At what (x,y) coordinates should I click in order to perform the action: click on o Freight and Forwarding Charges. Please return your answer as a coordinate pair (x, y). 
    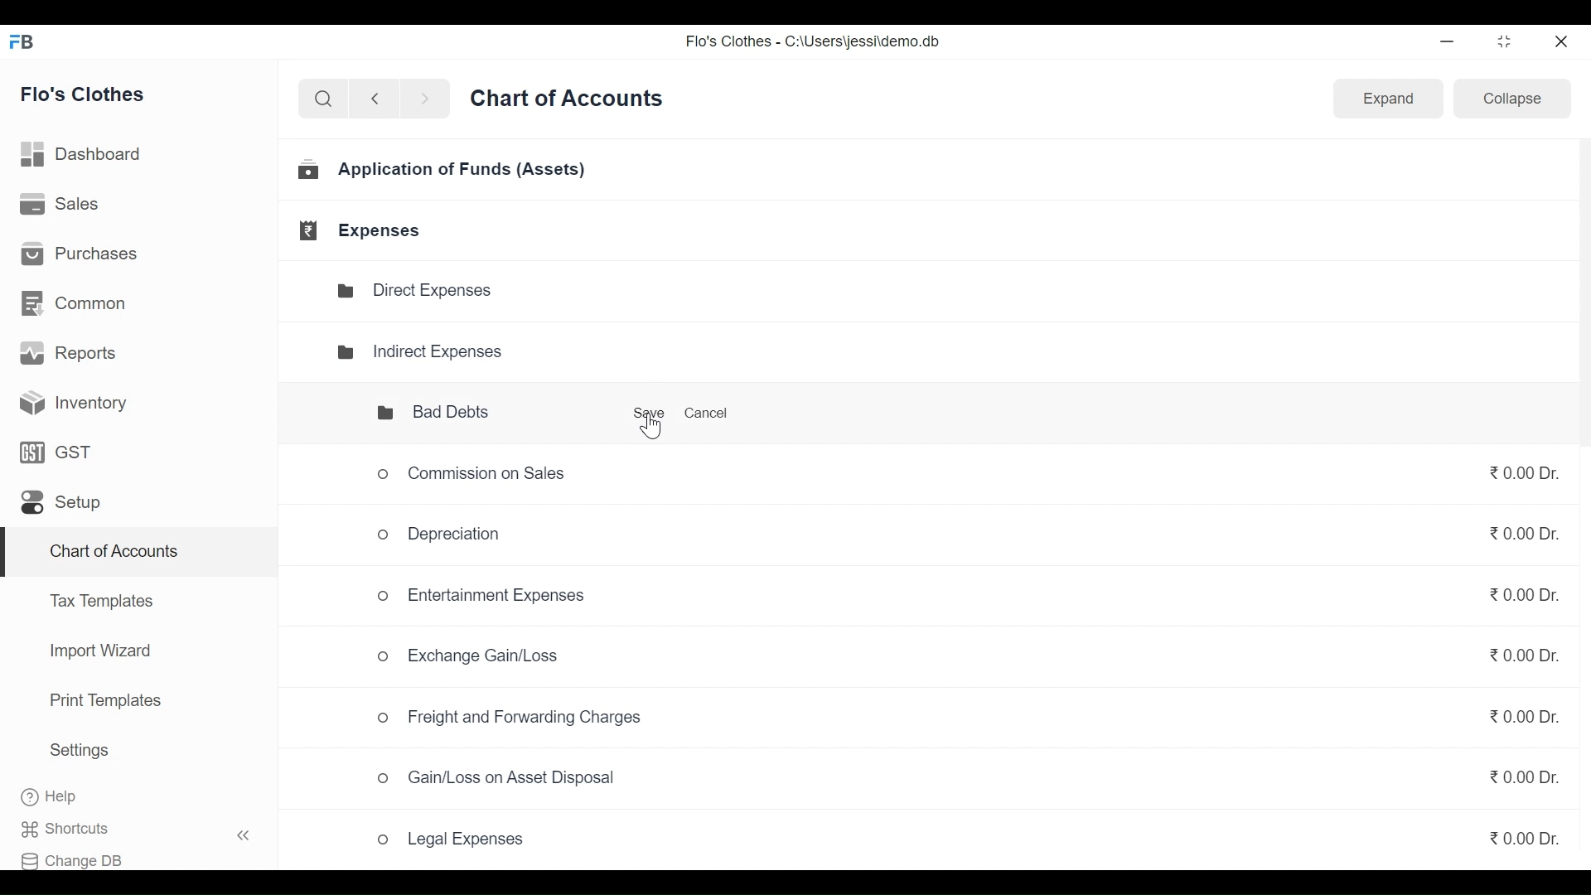
    Looking at the image, I should click on (506, 716).